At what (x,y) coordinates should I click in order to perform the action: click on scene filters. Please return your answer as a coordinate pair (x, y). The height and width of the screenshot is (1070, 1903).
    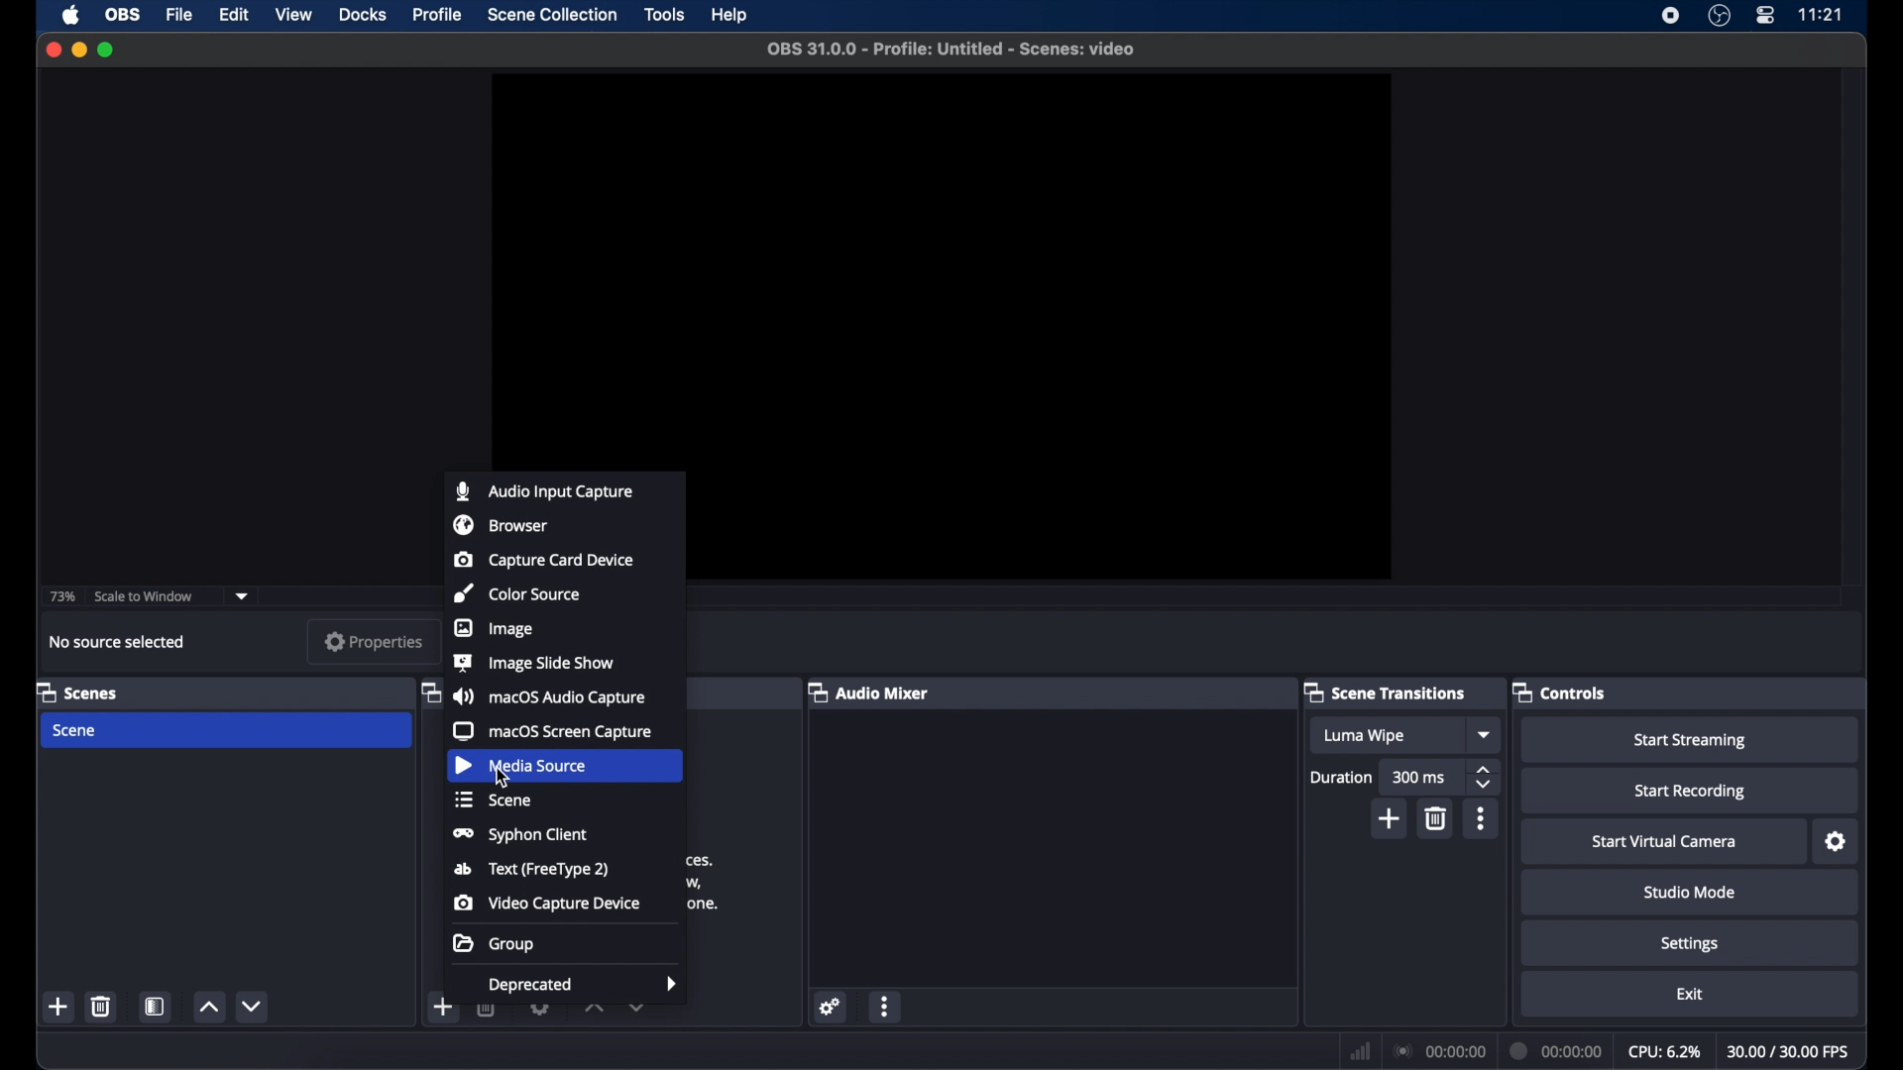
    Looking at the image, I should click on (157, 1007).